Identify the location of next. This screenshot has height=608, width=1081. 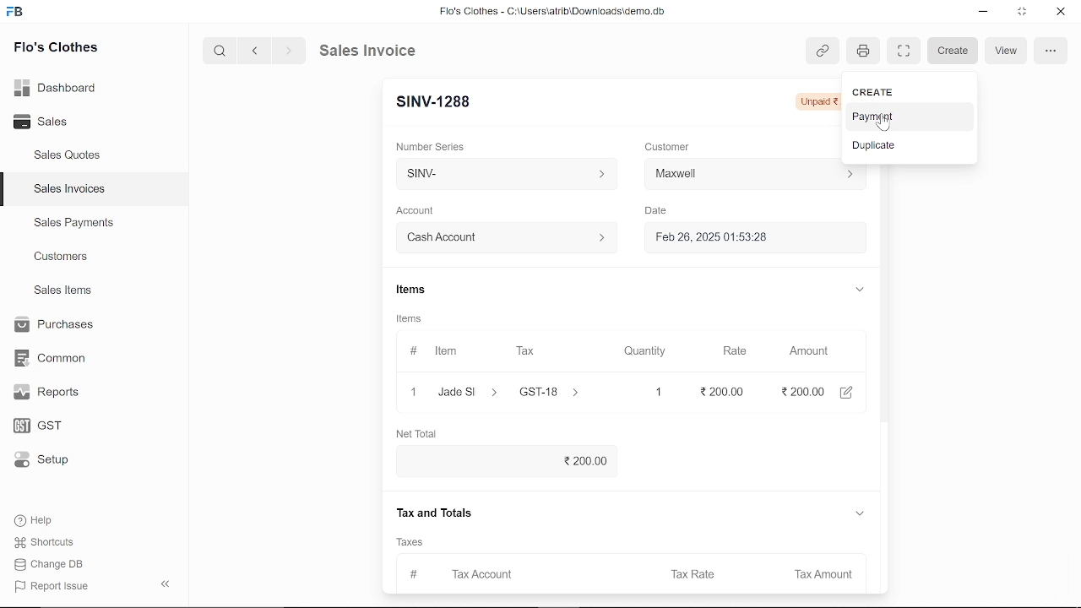
(289, 51).